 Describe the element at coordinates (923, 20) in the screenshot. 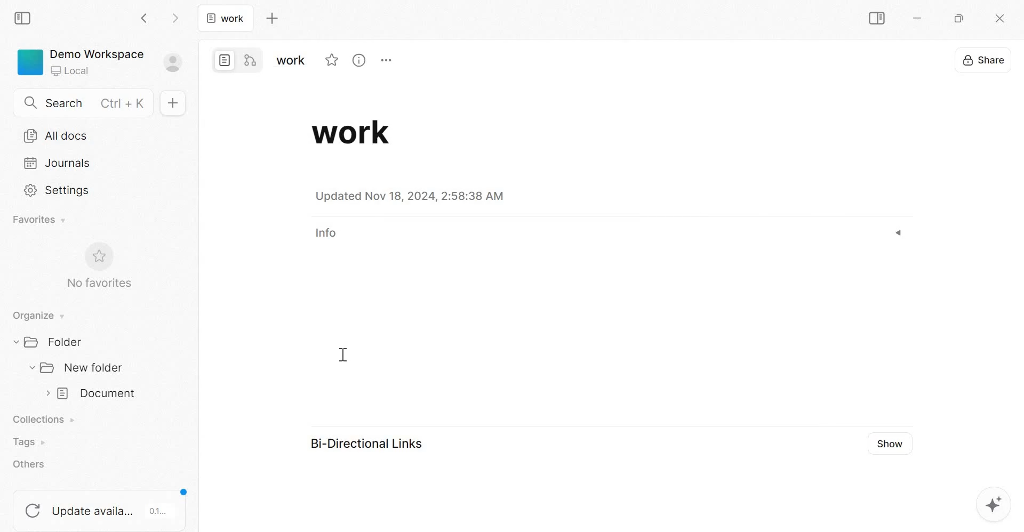

I see `minimize` at that location.